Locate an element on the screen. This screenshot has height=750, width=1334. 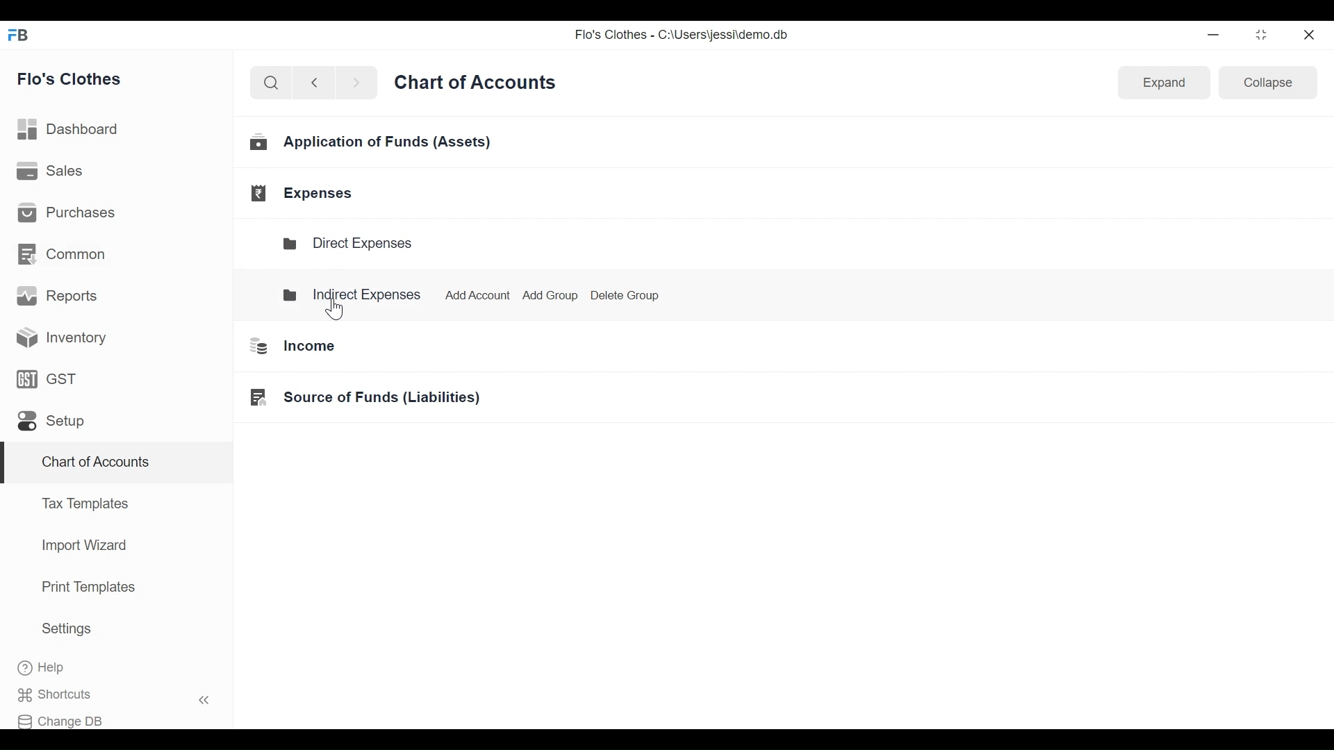
Settings is located at coordinates (66, 631).